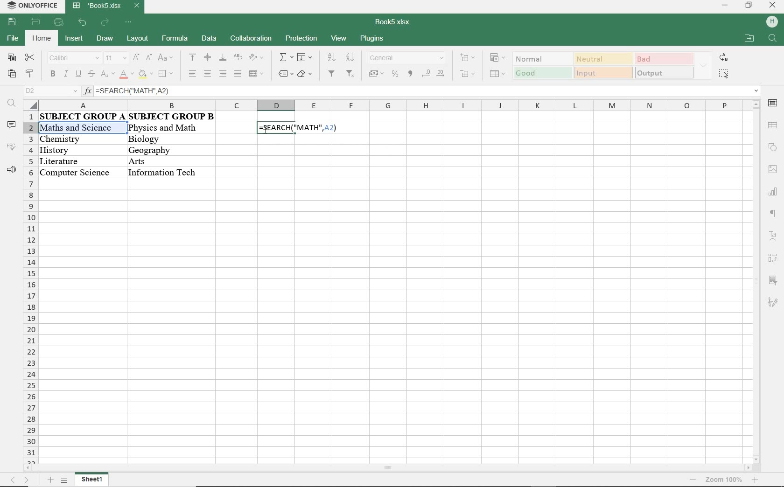 This screenshot has width=784, height=487. Describe the element at coordinates (162, 140) in the screenshot. I see `biology` at that location.